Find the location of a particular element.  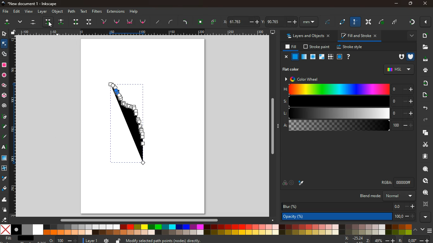

extensions is located at coordinates (116, 11).